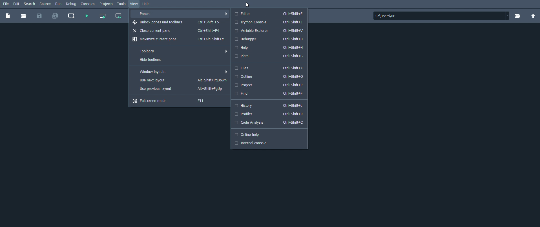 The height and width of the screenshot is (227, 540). What do you see at coordinates (180, 39) in the screenshot?
I see `Maximize current pane` at bounding box center [180, 39].